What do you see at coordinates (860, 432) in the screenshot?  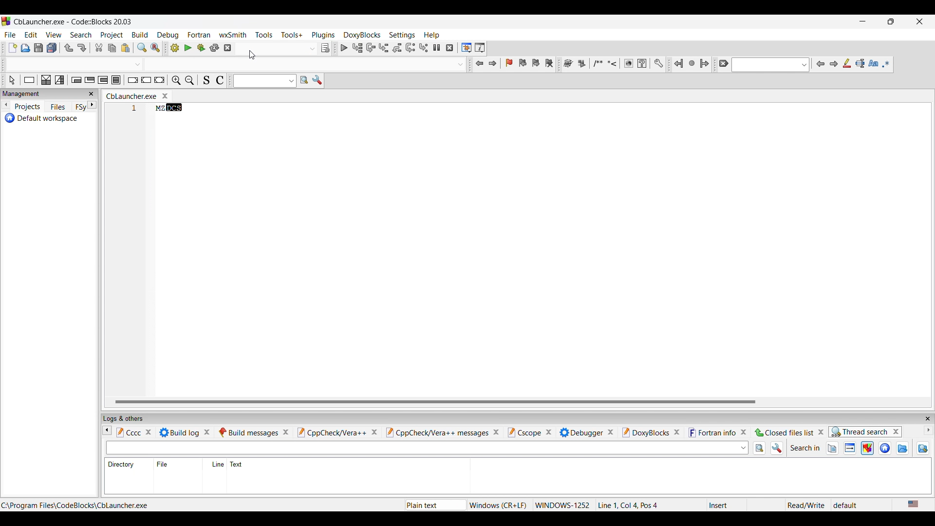 I see `Thread search` at bounding box center [860, 432].